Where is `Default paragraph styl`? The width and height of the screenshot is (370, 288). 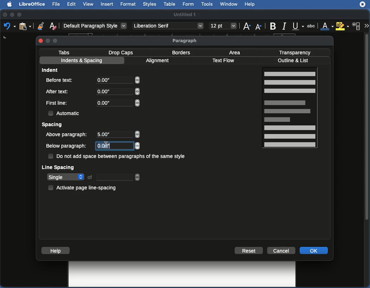
Default paragraph styl is located at coordinates (95, 26).